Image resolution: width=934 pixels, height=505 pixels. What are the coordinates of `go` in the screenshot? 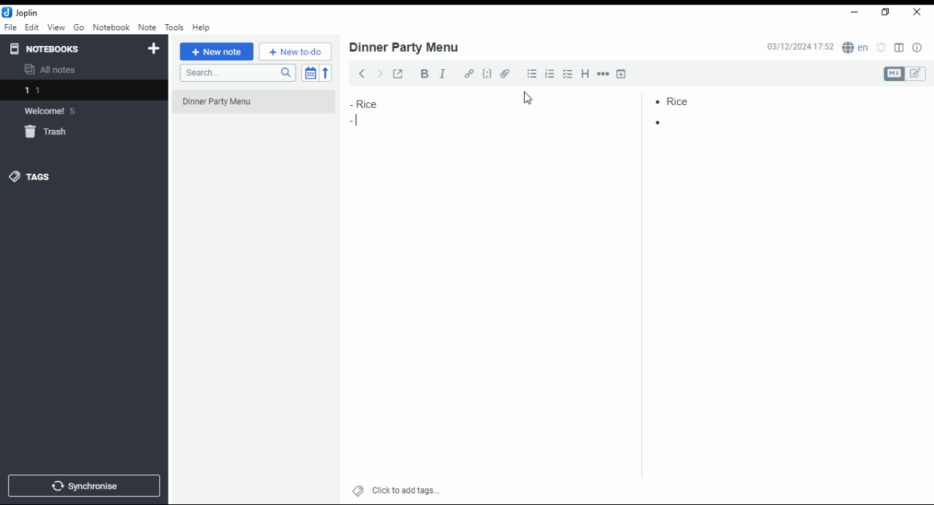 It's located at (79, 28).